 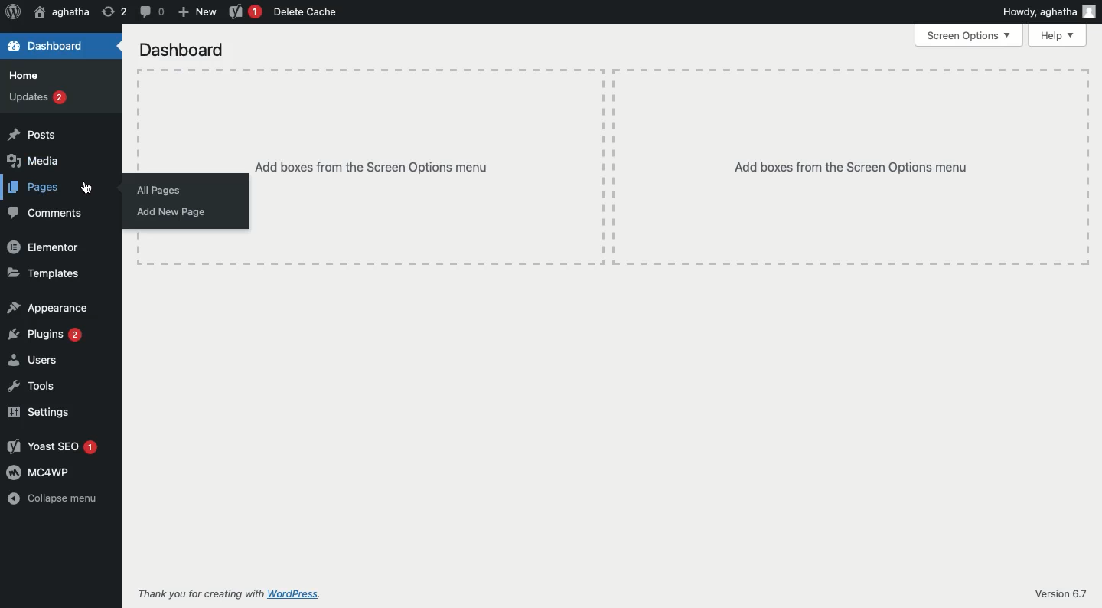 What do you see at coordinates (50, 411) in the screenshot?
I see `Settings` at bounding box center [50, 411].